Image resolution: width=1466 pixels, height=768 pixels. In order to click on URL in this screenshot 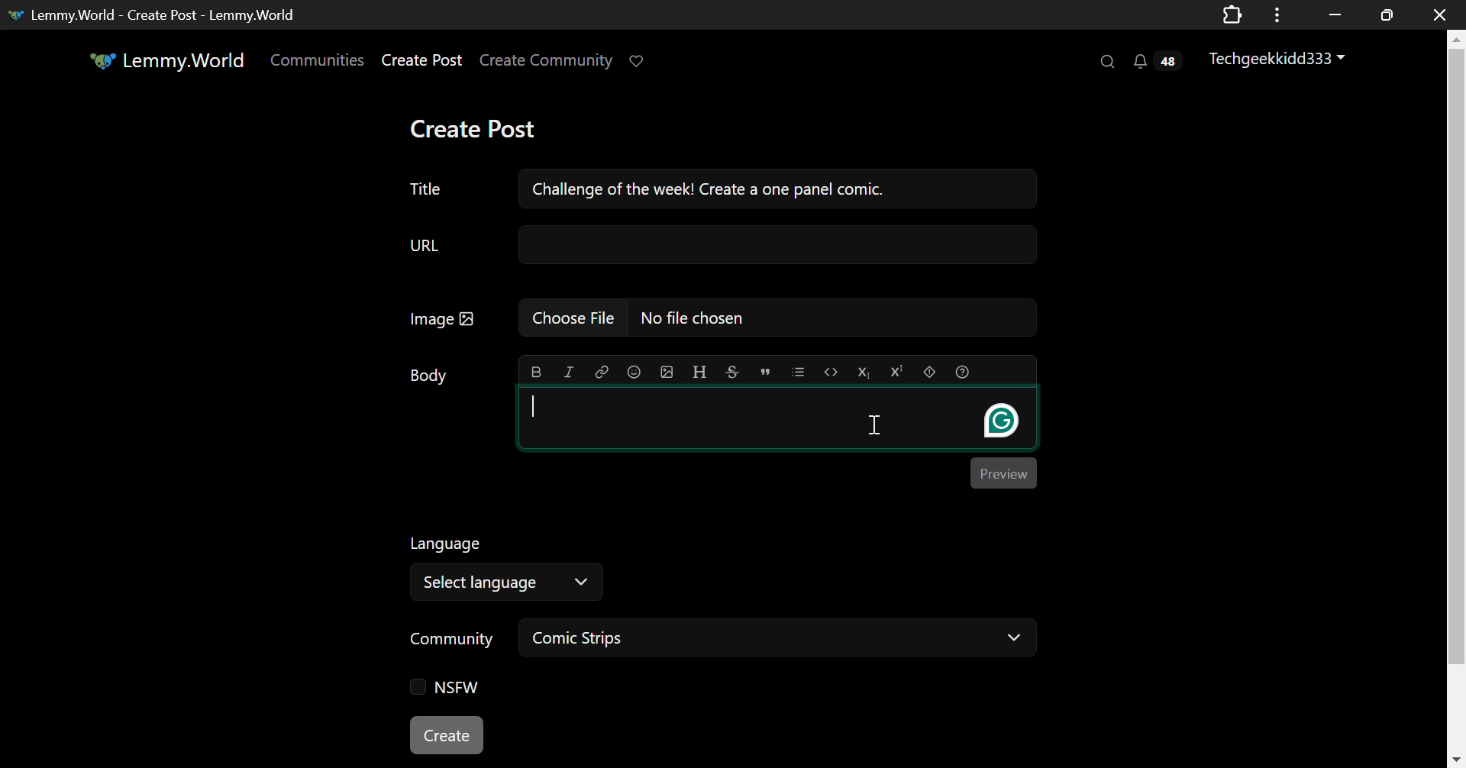, I will do `click(720, 249)`.